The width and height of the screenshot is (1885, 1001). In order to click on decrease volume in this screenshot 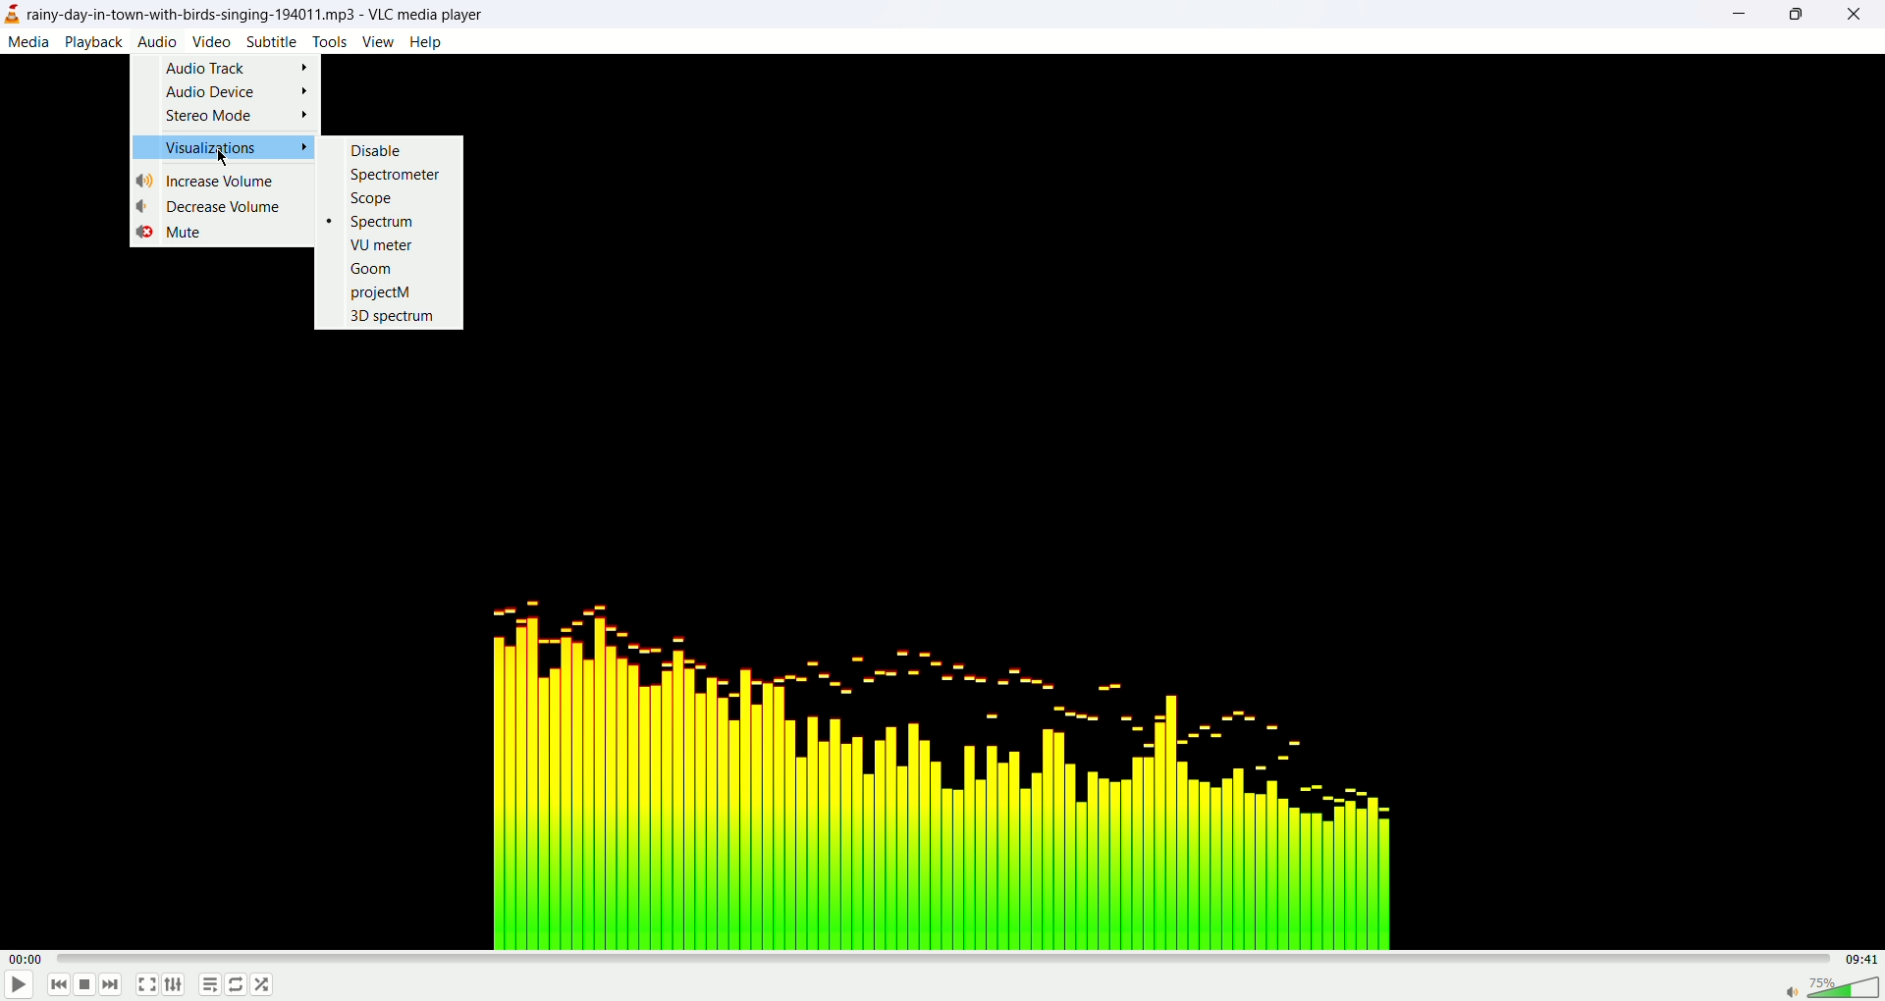, I will do `click(223, 206)`.